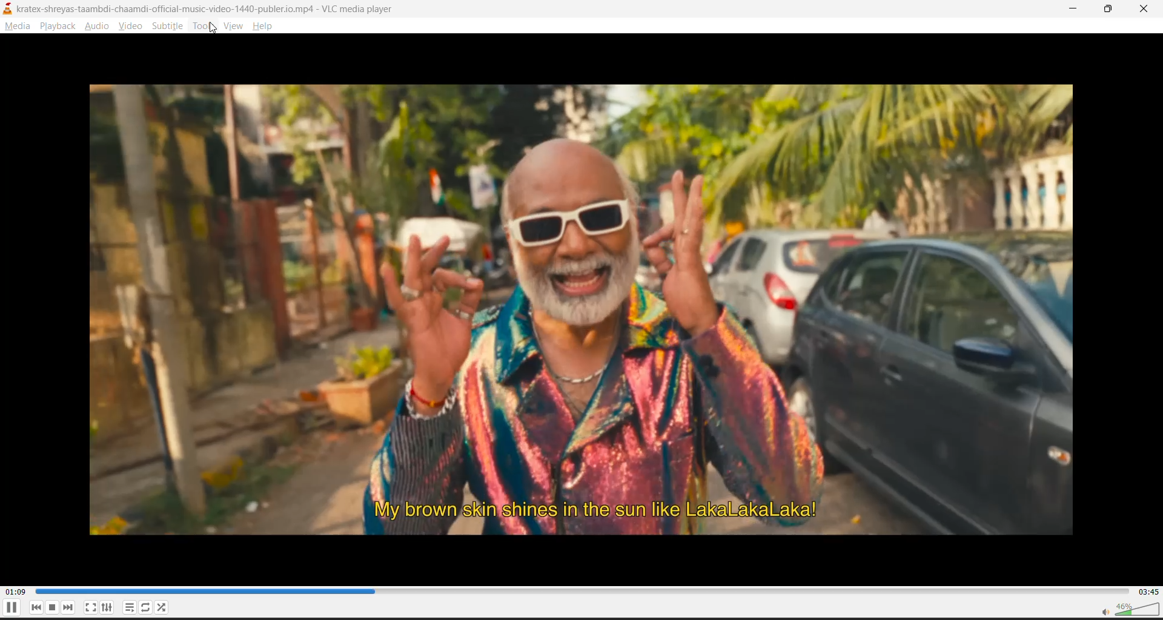 This screenshot has width=1163, height=620. What do you see at coordinates (1150, 590) in the screenshot?
I see `total track time` at bounding box center [1150, 590].